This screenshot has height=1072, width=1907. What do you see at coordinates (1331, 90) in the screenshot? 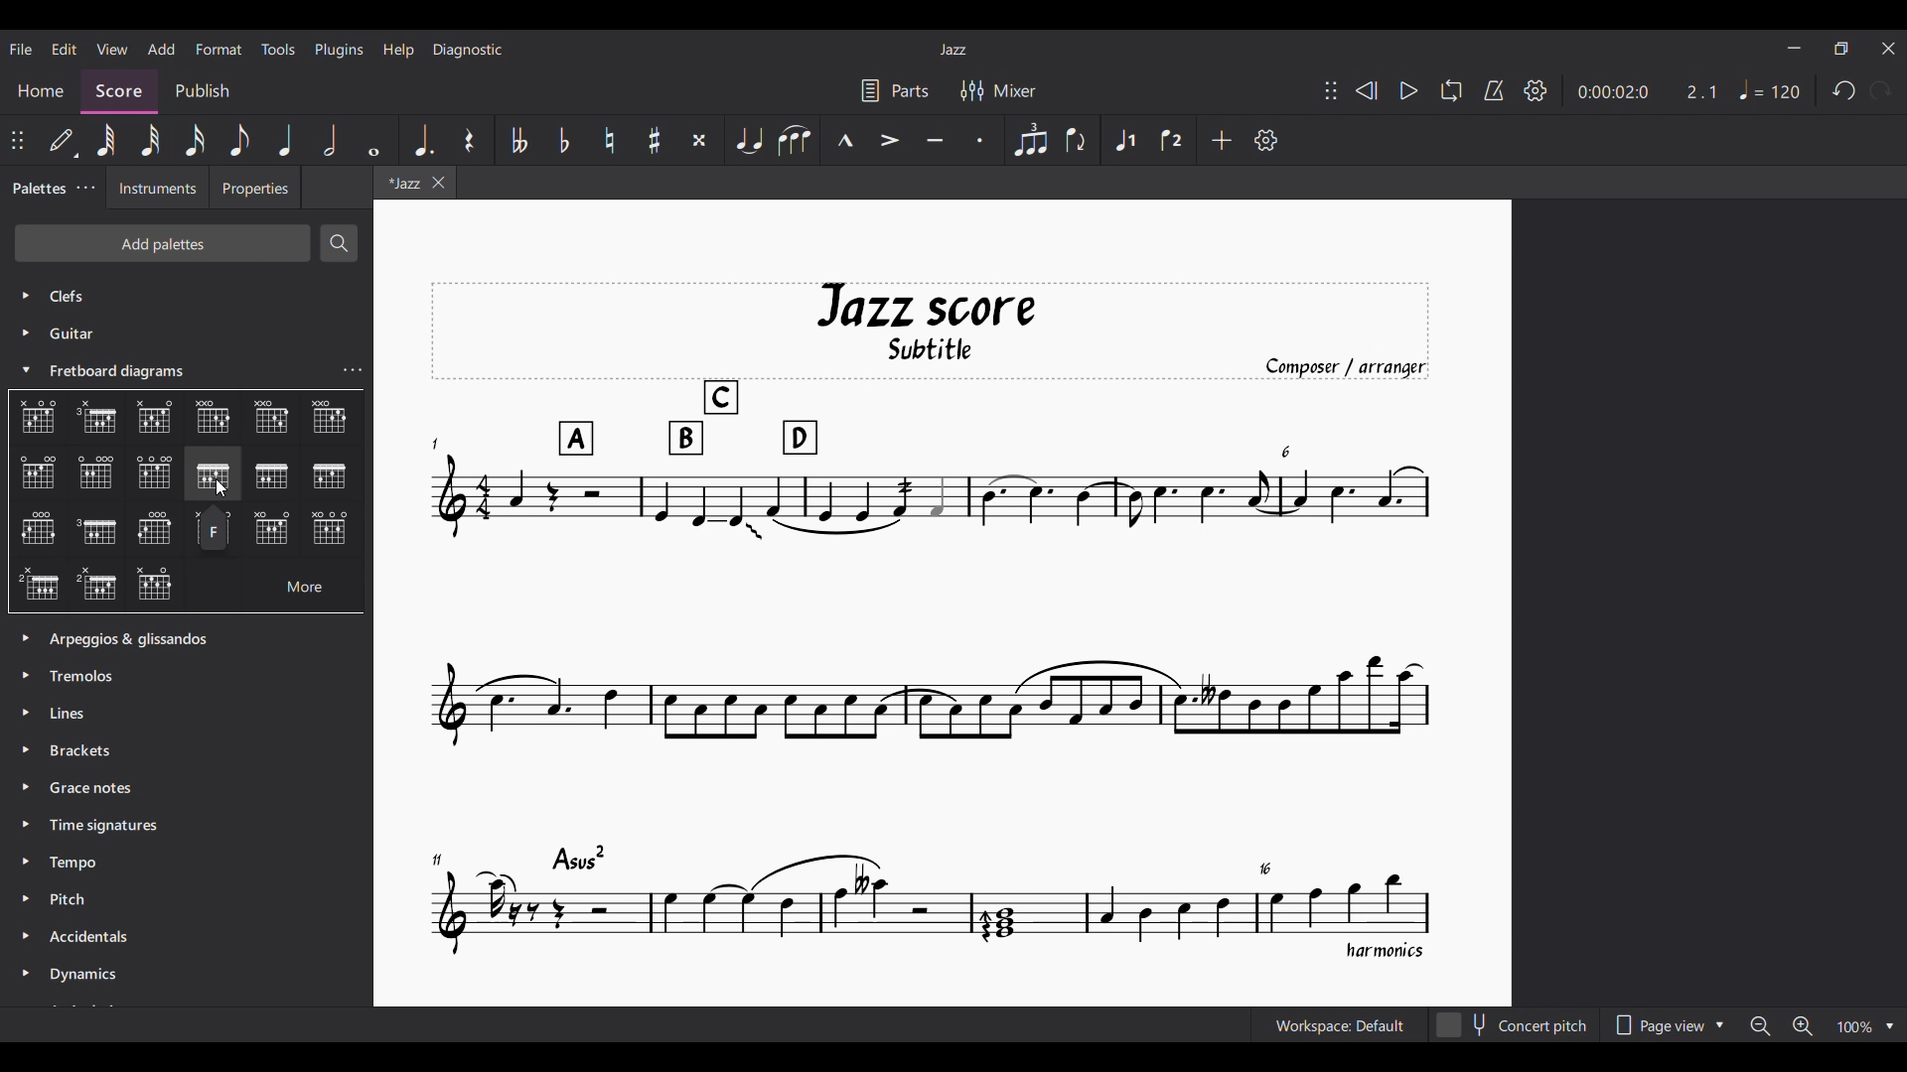
I see `Change position` at bounding box center [1331, 90].